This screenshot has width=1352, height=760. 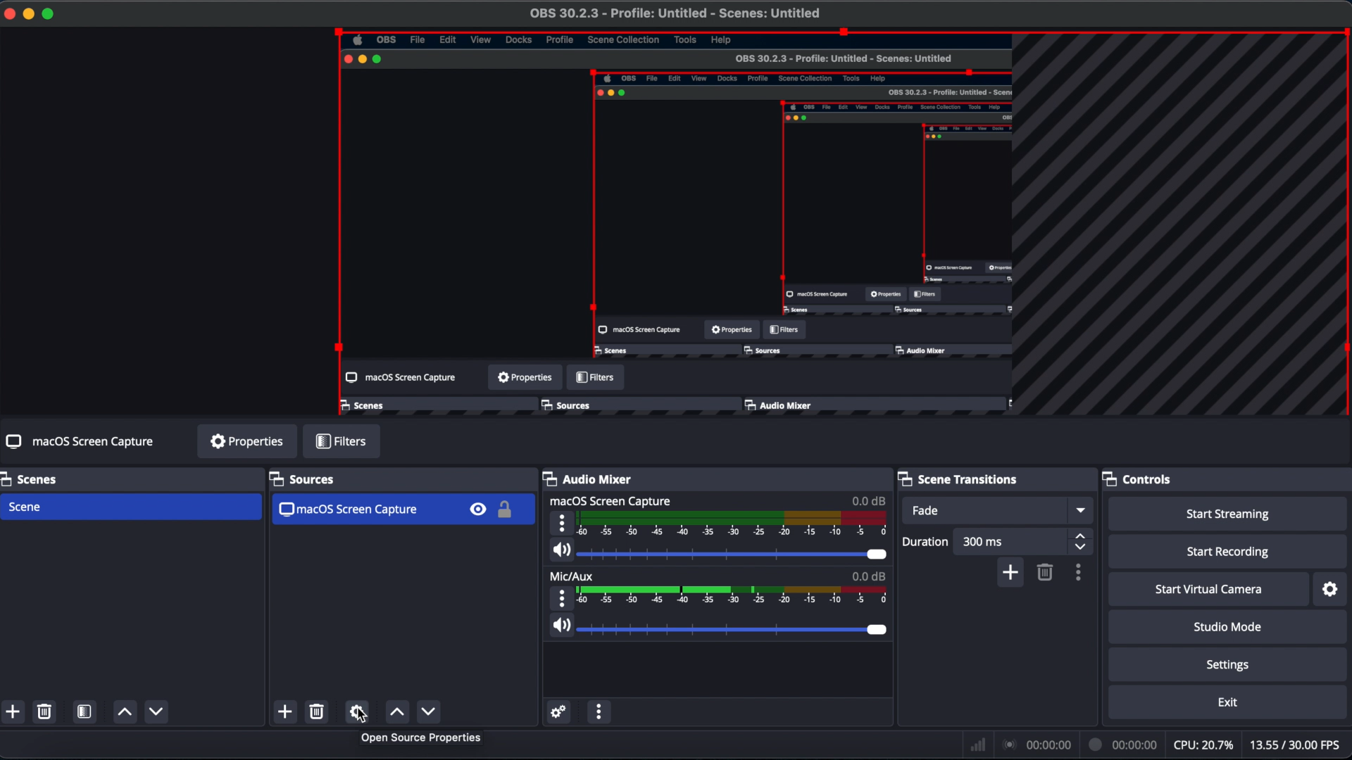 What do you see at coordinates (1210, 590) in the screenshot?
I see `start virtual camera` at bounding box center [1210, 590].